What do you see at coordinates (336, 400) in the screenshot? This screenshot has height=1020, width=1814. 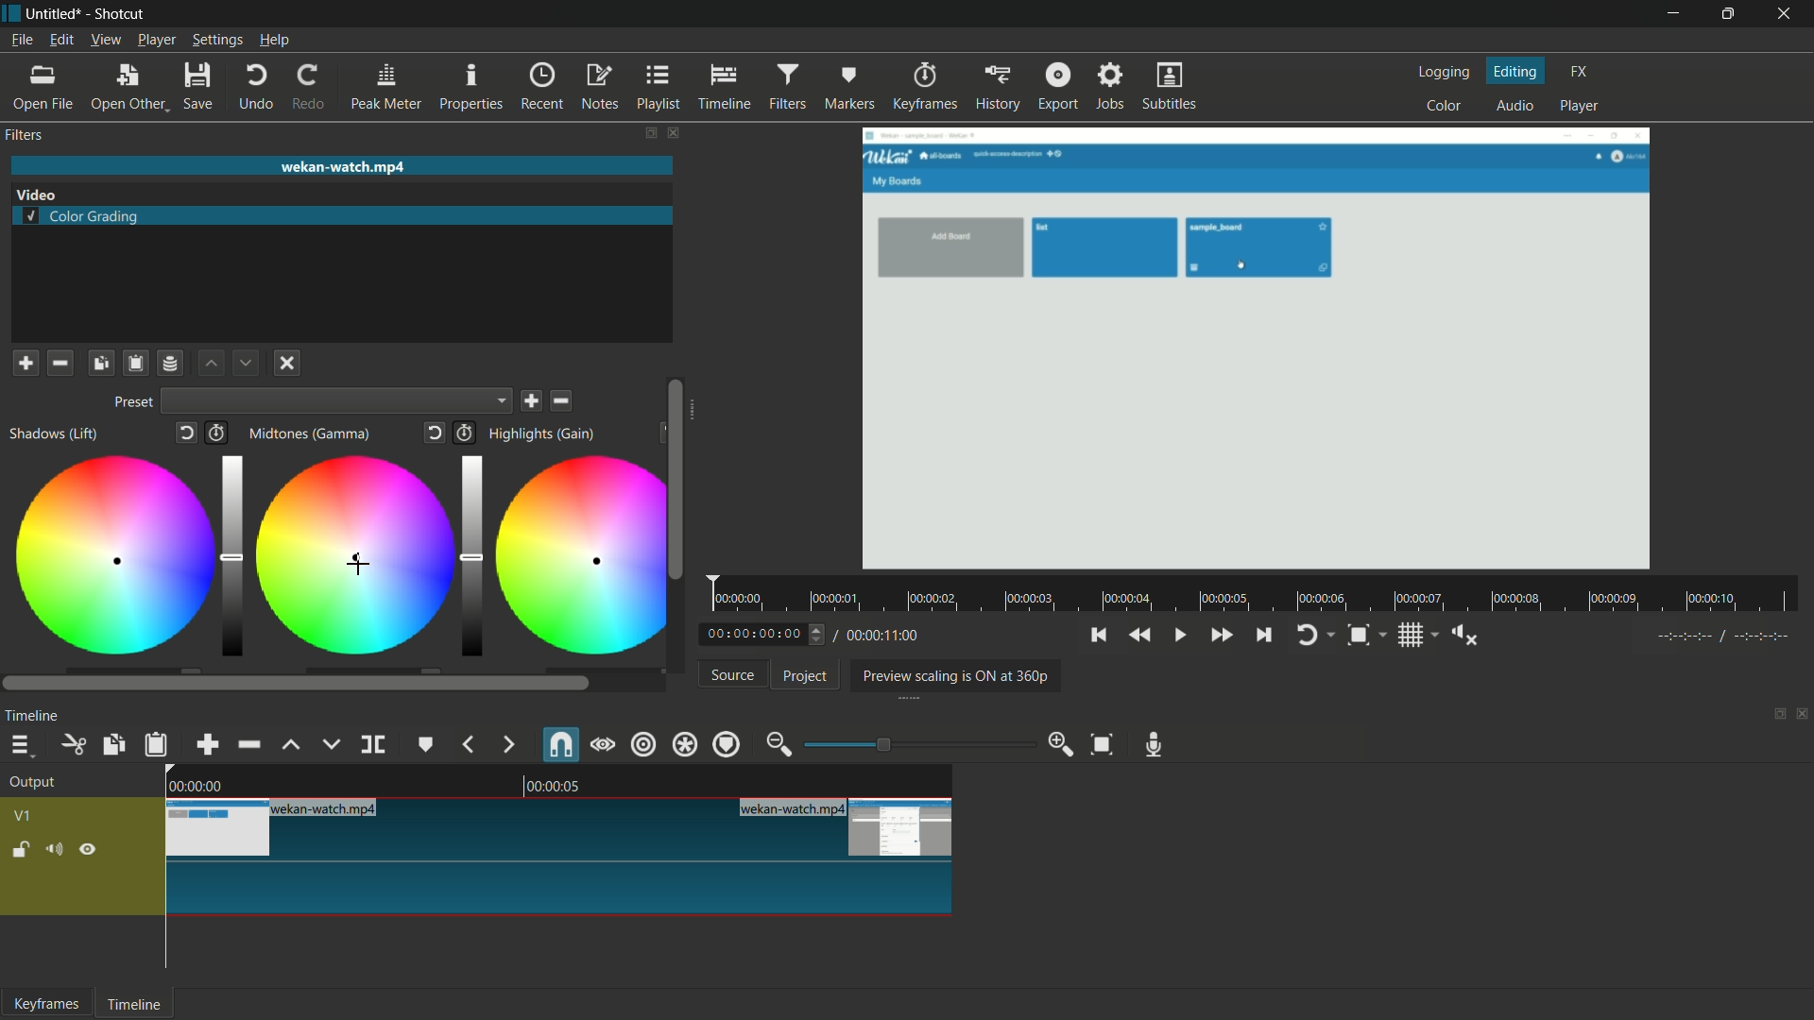 I see `dropdown` at bounding box center [336, 400].